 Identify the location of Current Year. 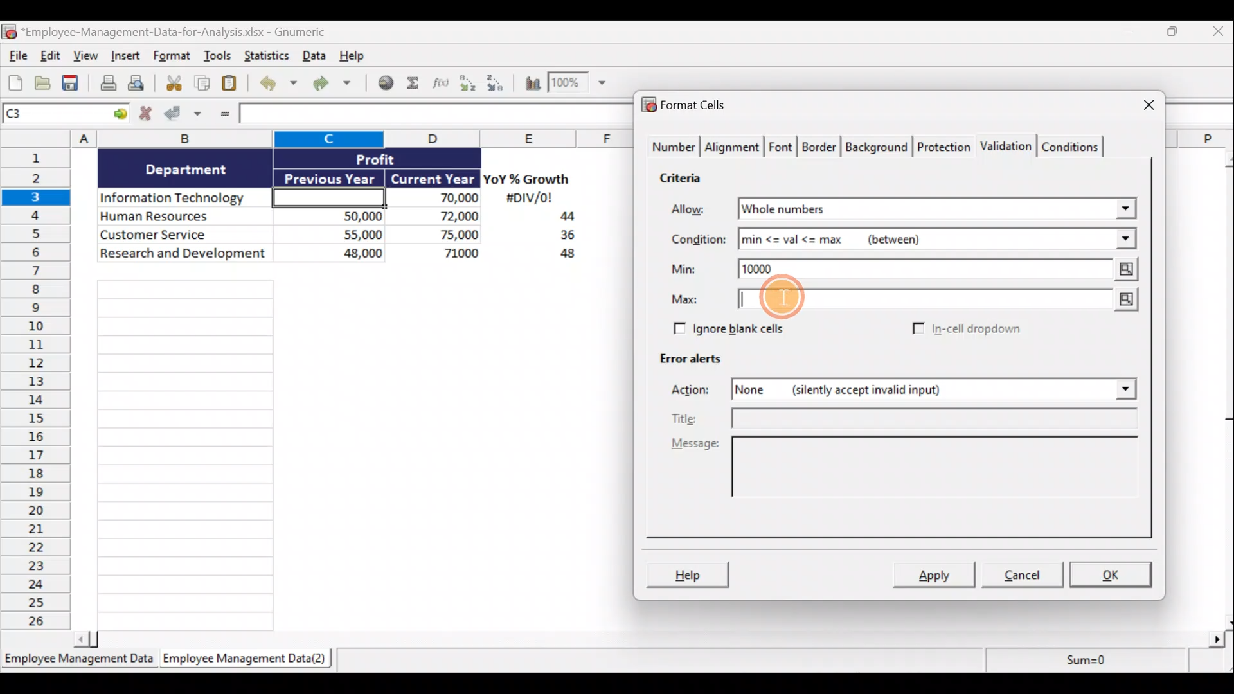
(431, 179).